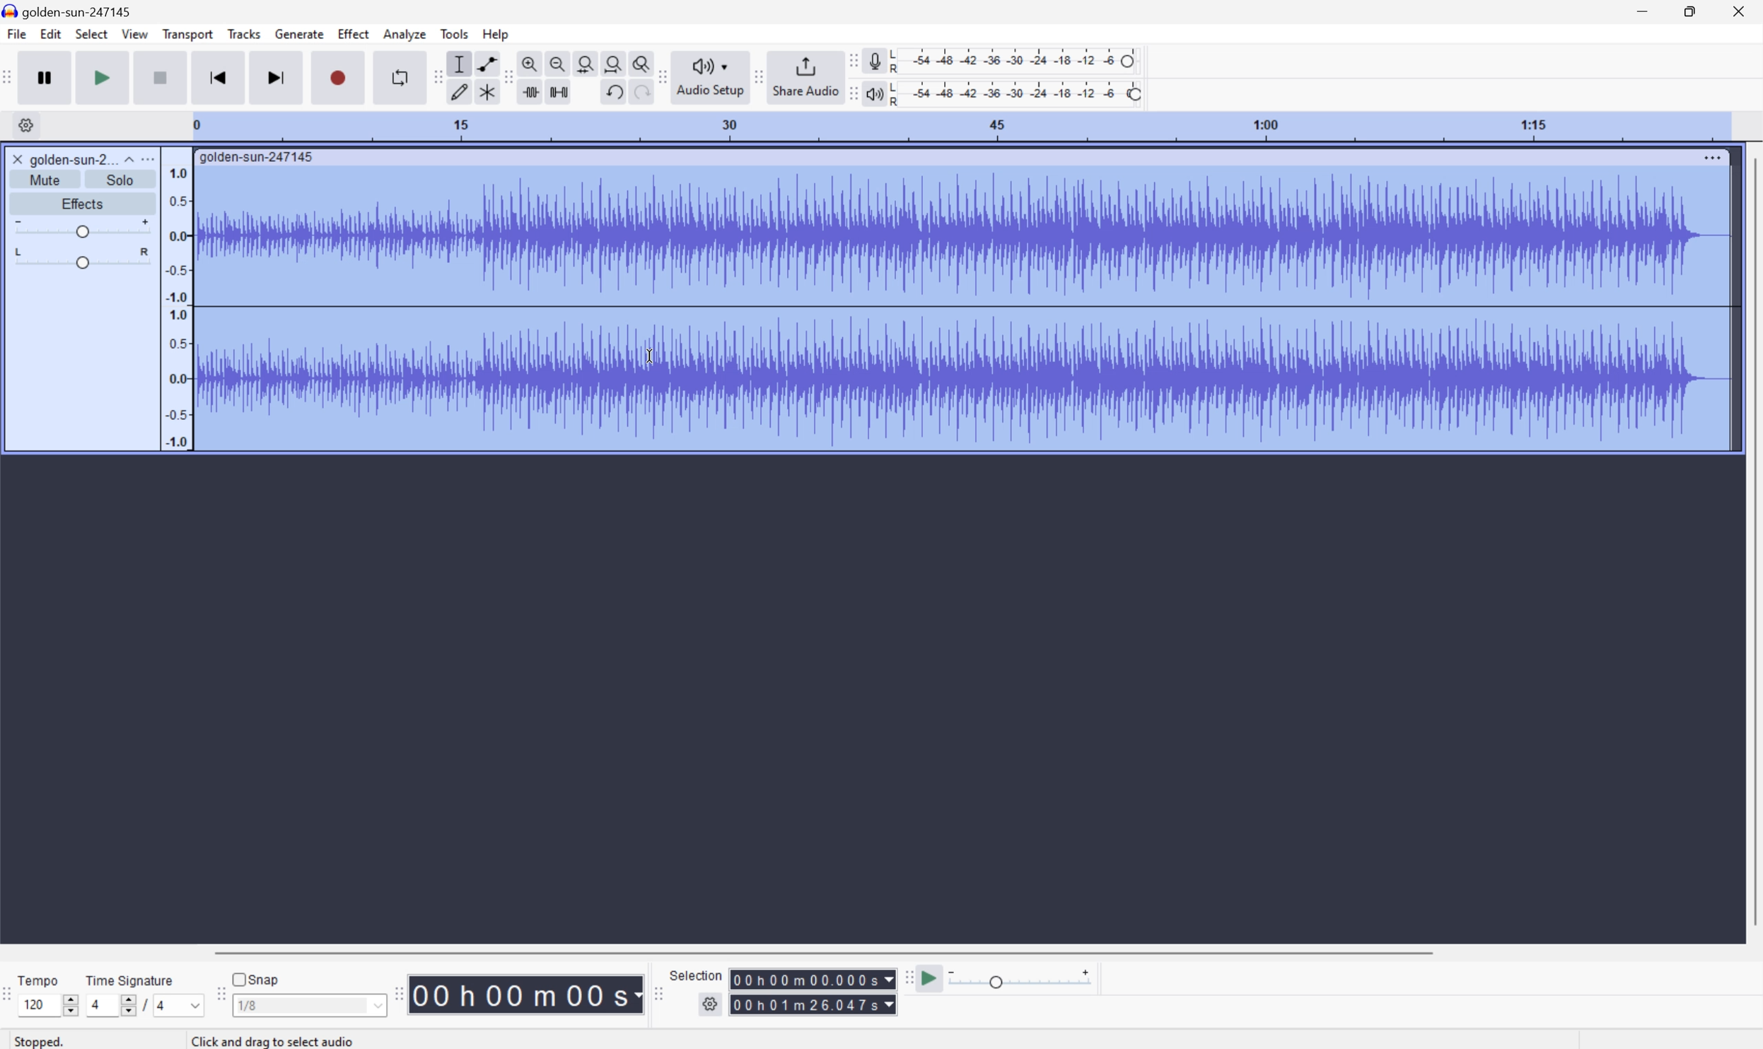  Describe the element at coordinates (874, 95) in the screenshot. I see `Playback meter` at that location.